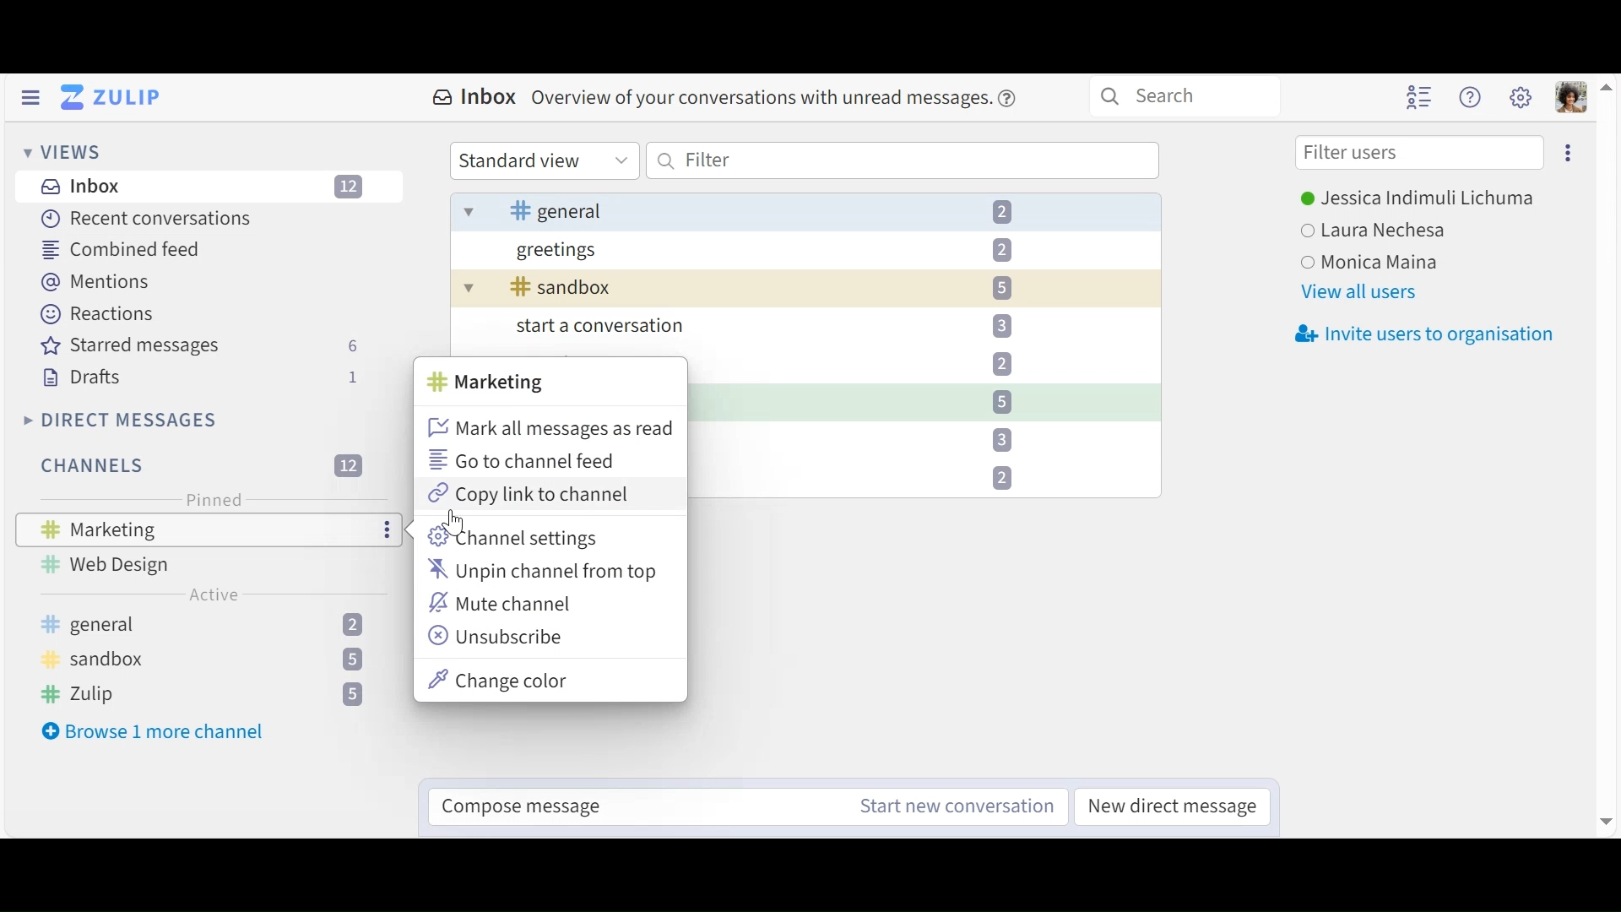  I want to click on Hide left Sidebar, so click(32, 97).